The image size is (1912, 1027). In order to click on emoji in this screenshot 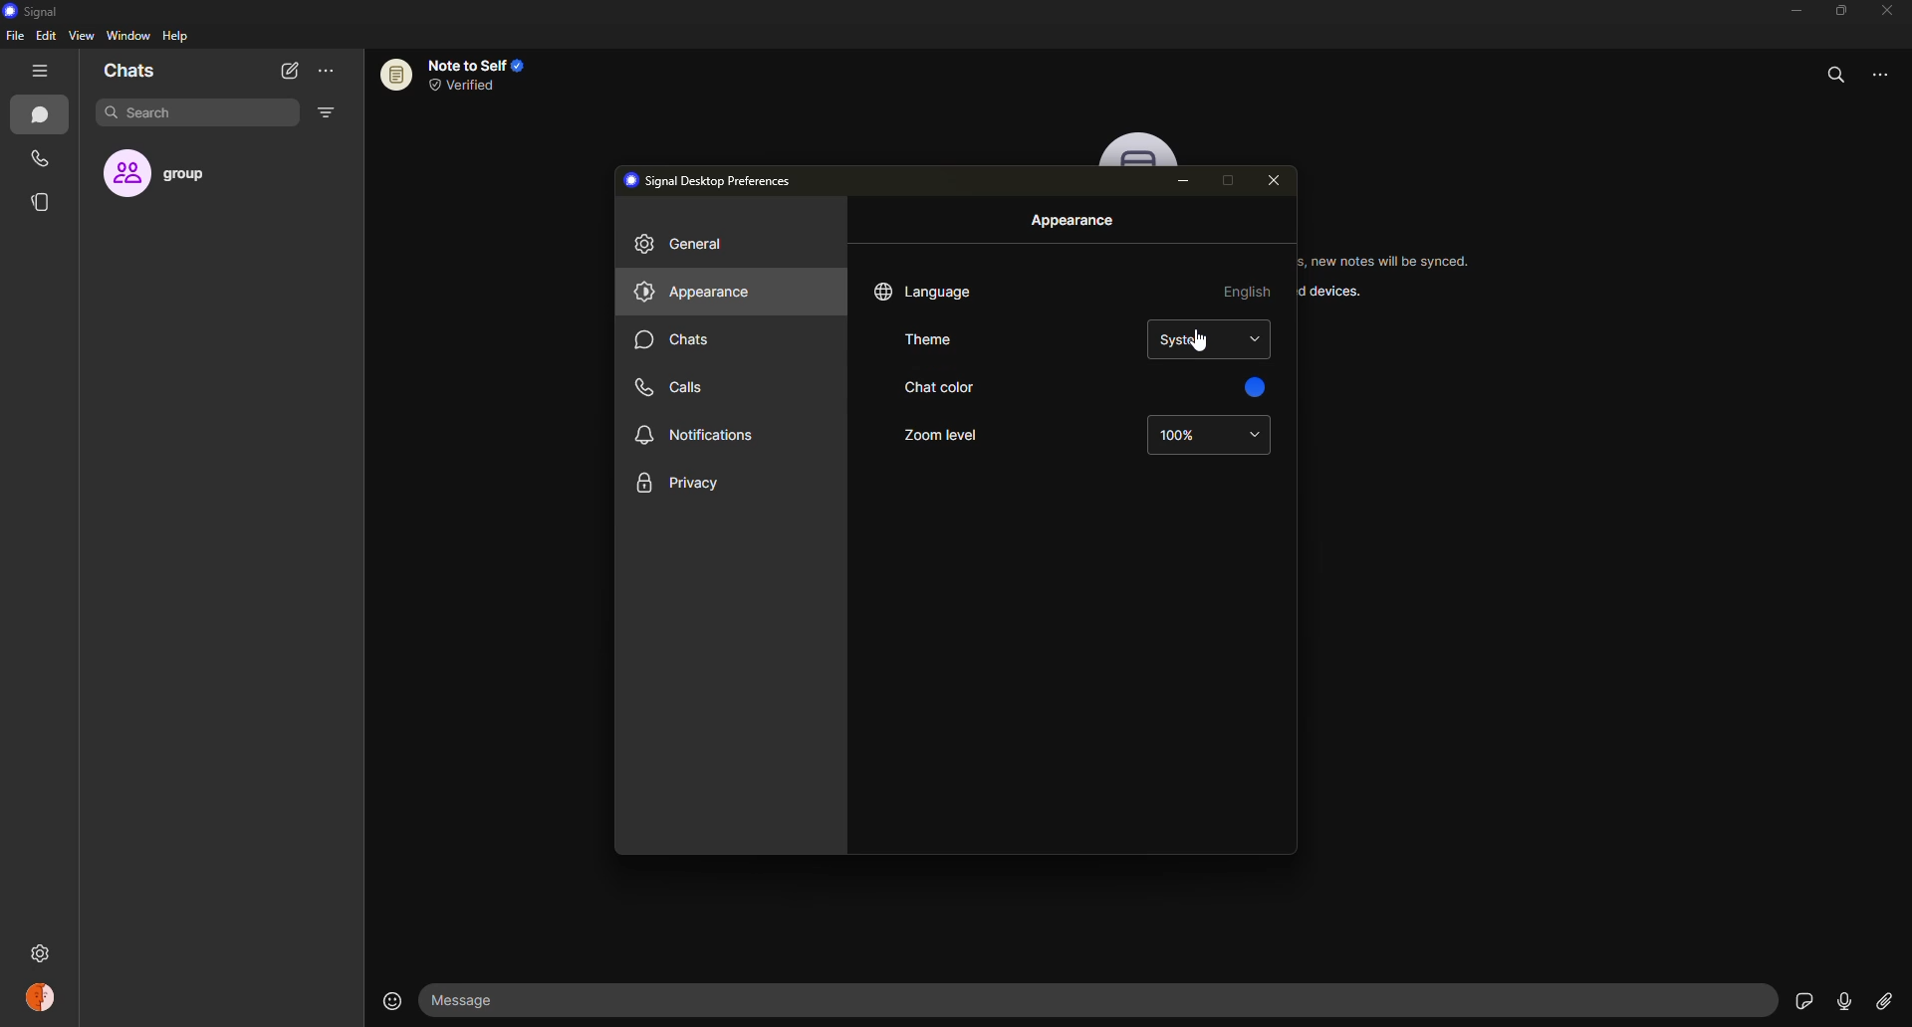, I will do `click(386, 998)`.